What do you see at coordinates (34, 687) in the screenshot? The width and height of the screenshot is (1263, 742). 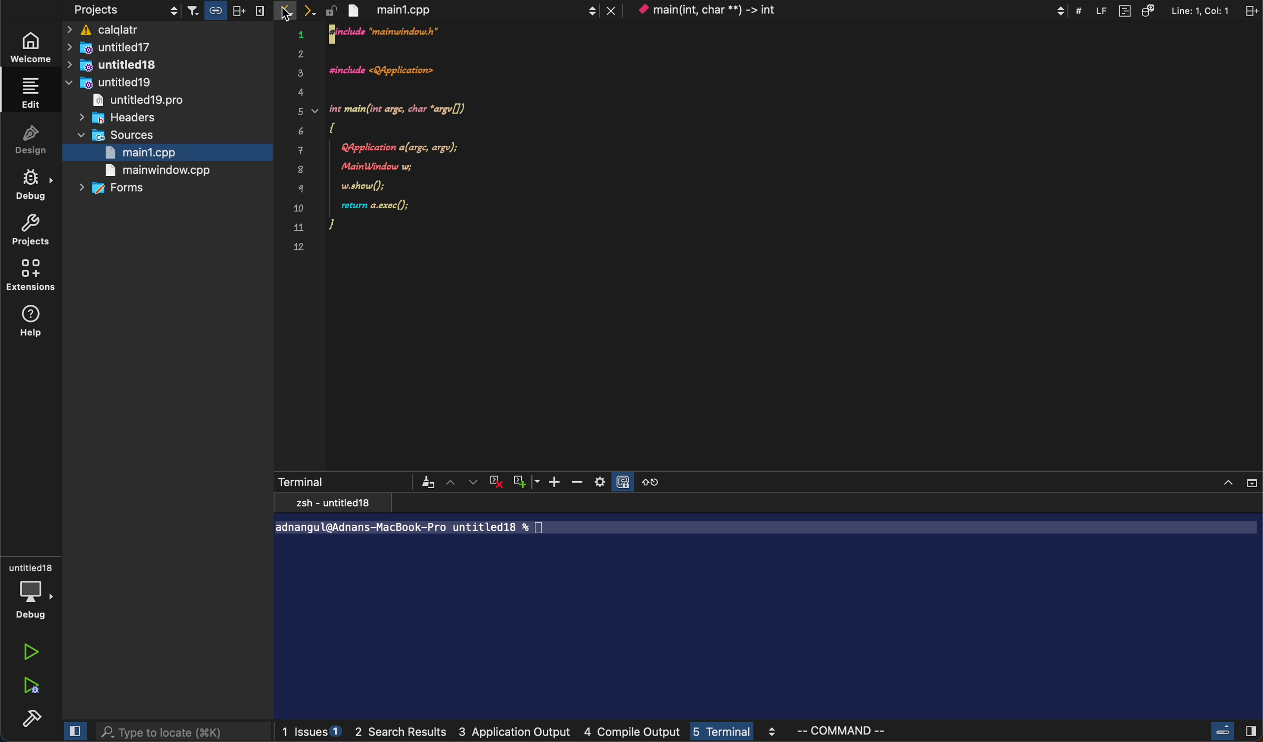 I see `run debug` at bounding box center [34, 687].